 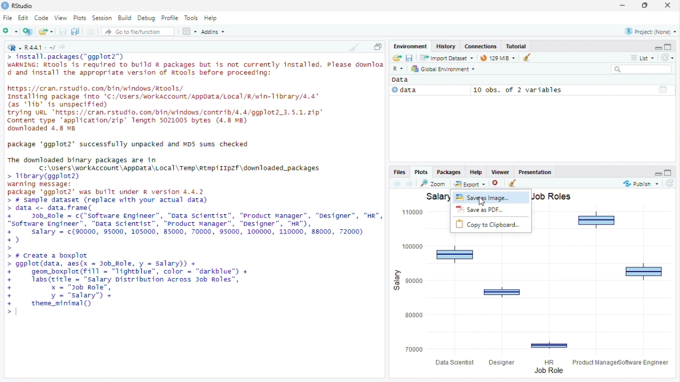 I want to click on plots, so click(x=421, y=171).